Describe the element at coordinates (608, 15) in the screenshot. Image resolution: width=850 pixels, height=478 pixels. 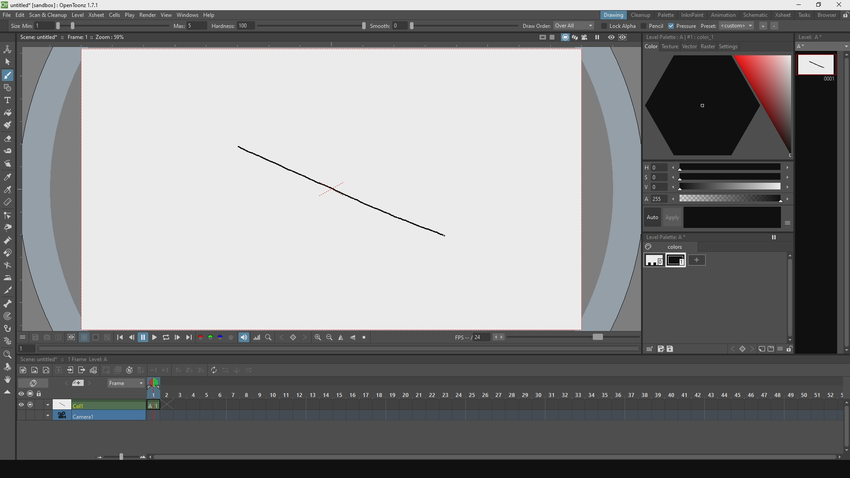
I see `drawing` at that location.